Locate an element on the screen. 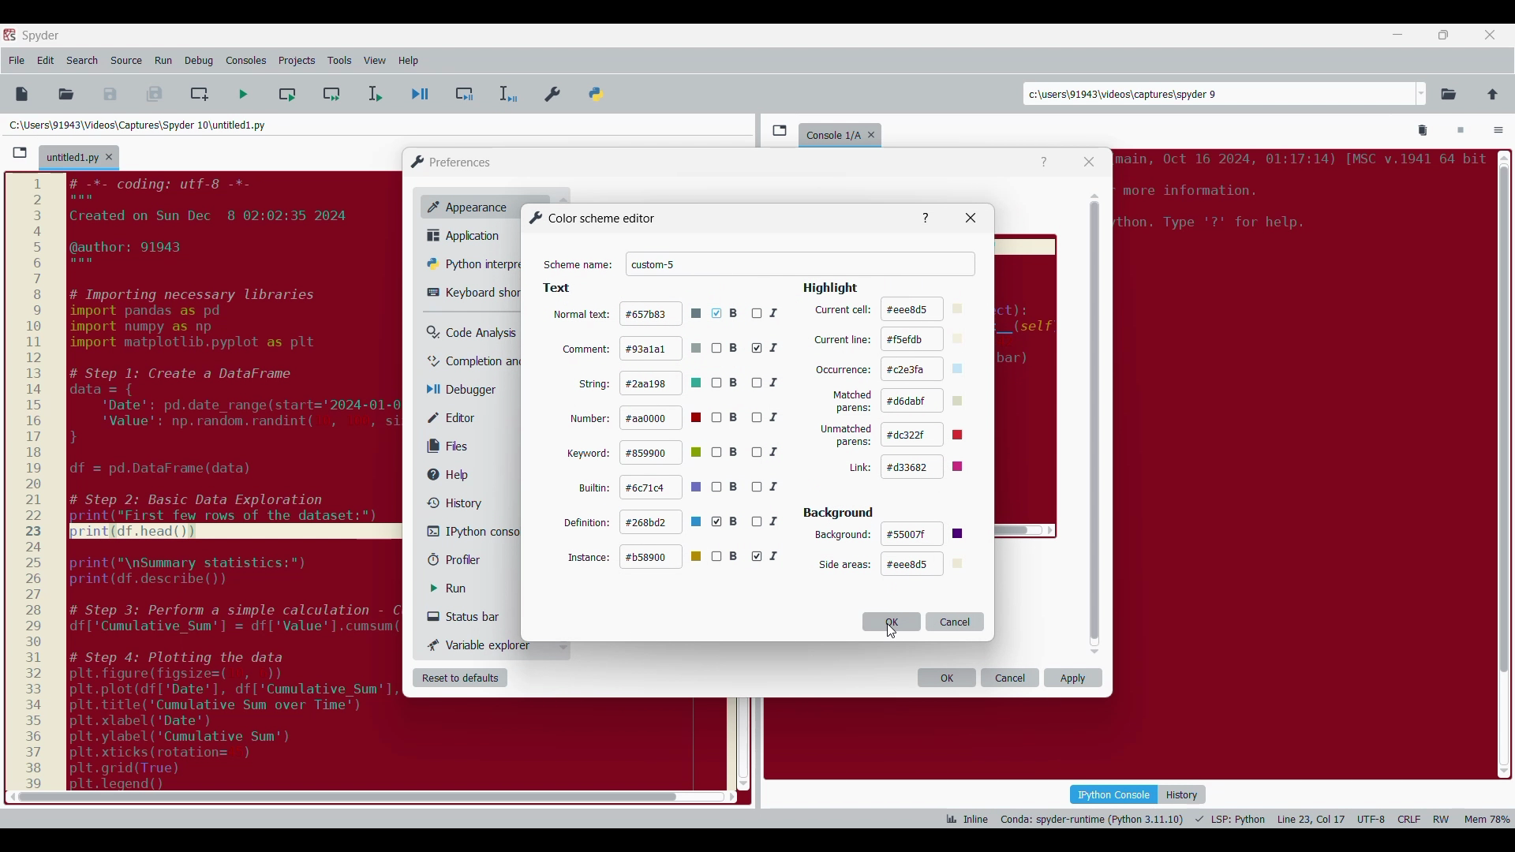 Image resolution: width=1515 pixels, height=852 pixels. Editor is located at coordinates (462, 417).